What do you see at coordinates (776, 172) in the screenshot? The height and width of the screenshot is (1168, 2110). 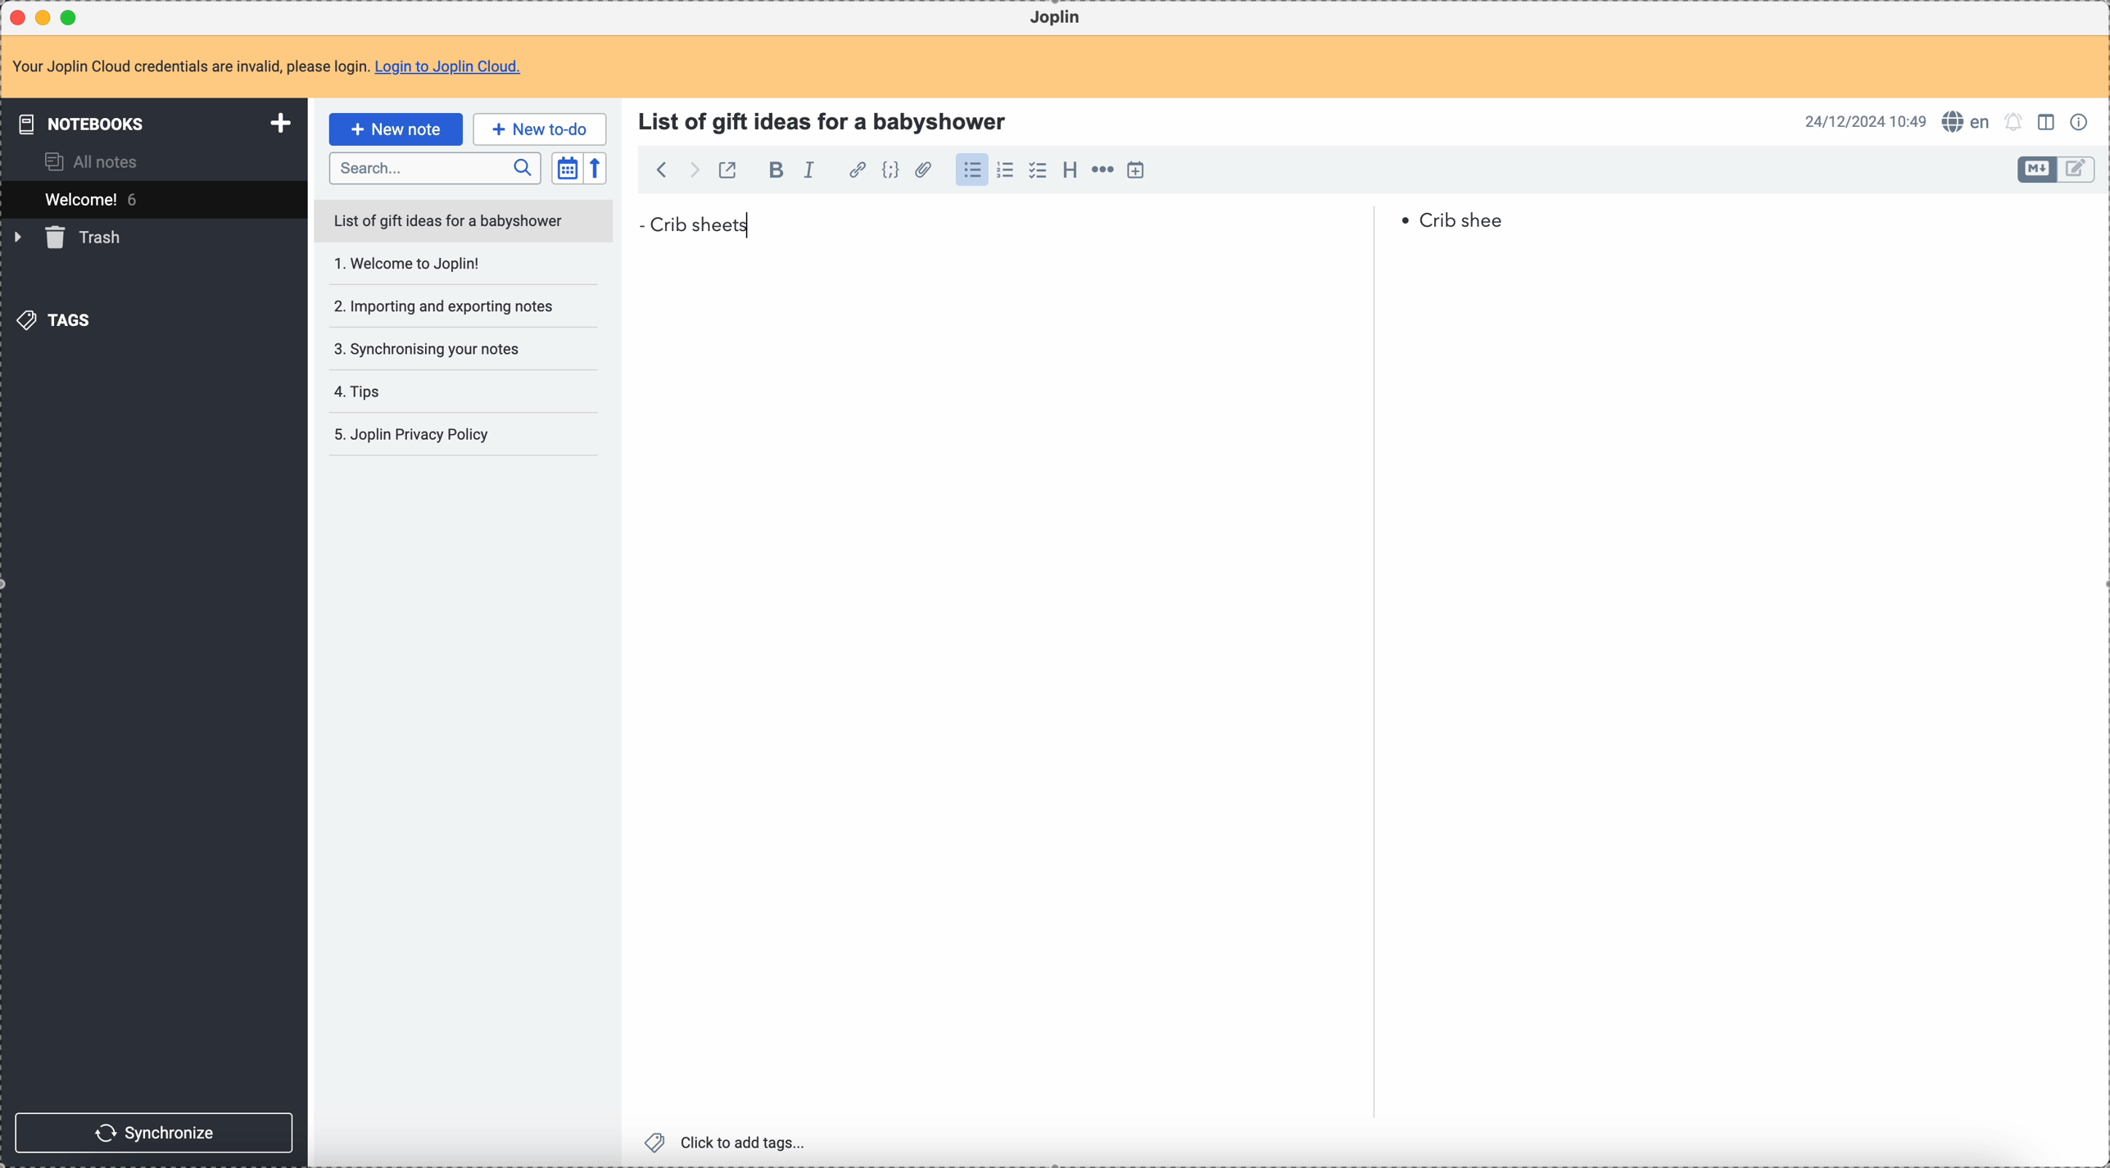 I see `bold` at bounding box center [776, 172].